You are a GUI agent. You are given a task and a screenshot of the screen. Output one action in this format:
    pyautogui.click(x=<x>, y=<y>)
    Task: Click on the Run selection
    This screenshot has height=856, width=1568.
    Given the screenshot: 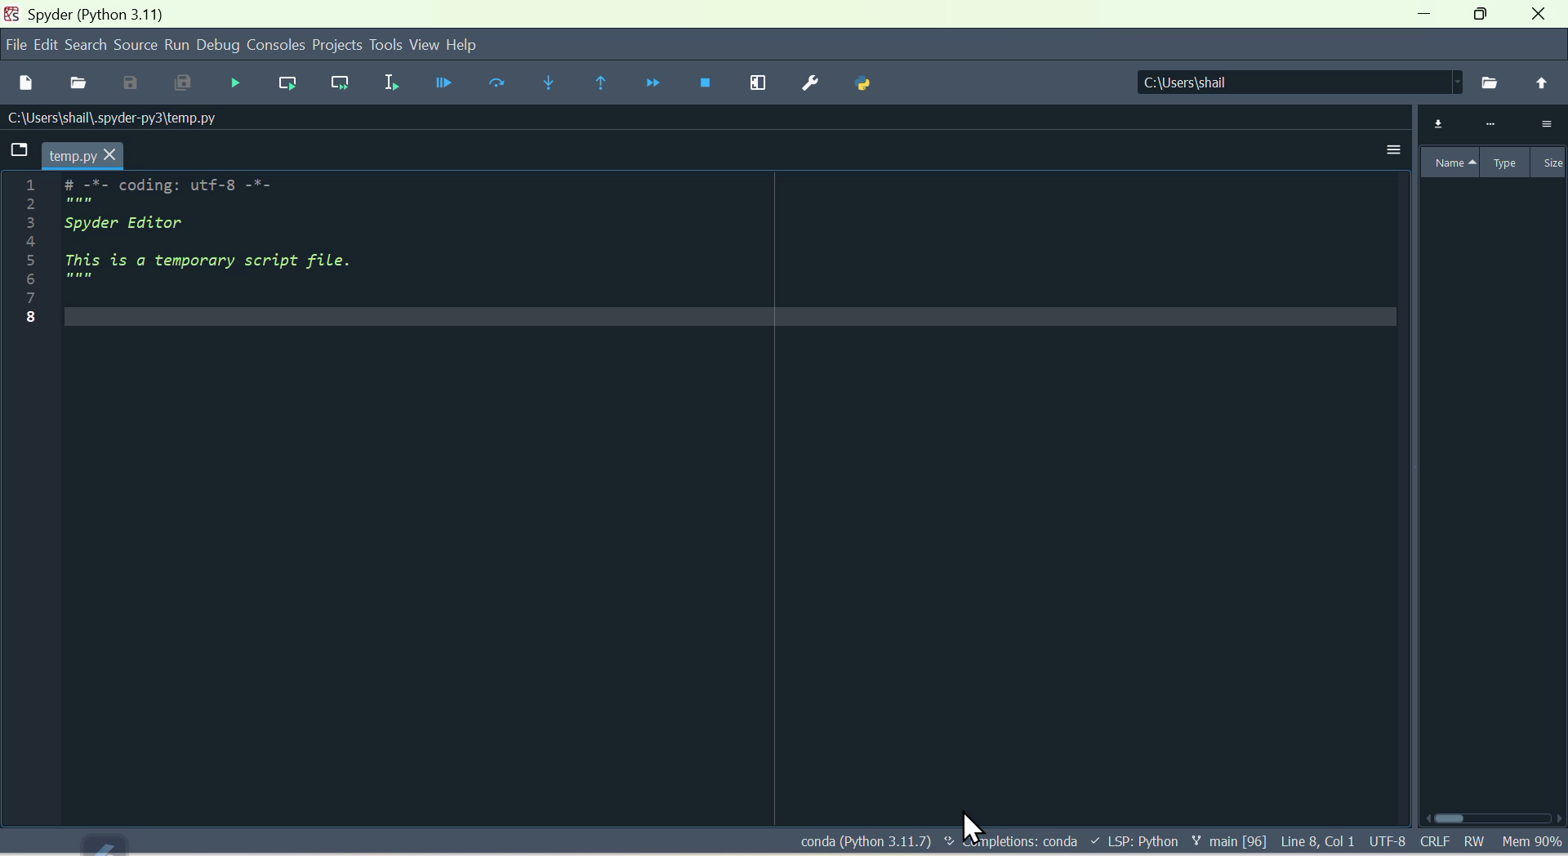 What is the action you would take?
    pyautogui.click(x=387, y=84)
    